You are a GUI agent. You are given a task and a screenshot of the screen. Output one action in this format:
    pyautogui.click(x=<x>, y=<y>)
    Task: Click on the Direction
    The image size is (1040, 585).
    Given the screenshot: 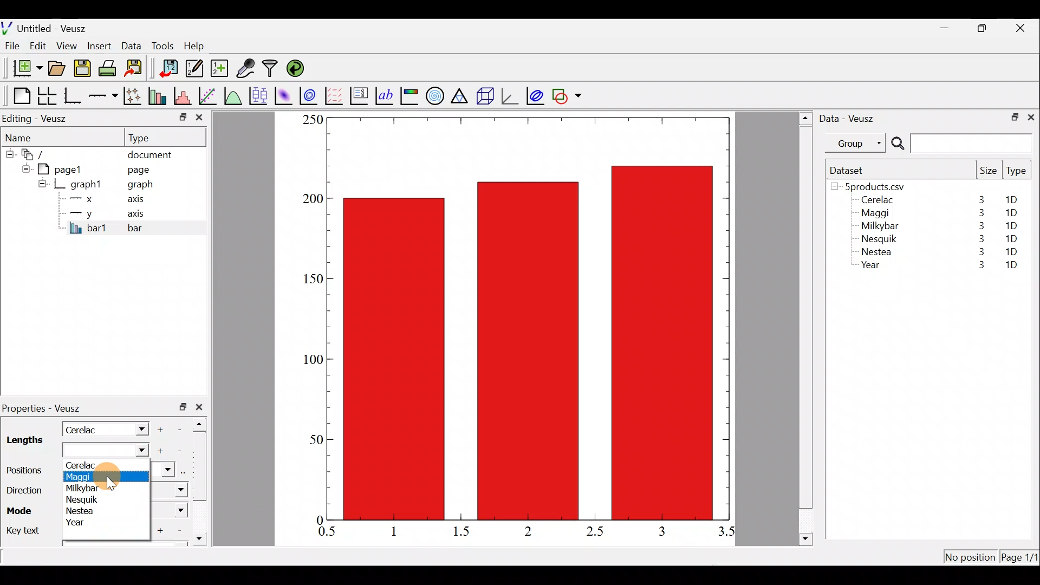 What is the action you would take?
    pyautogui.click(x=23, y=487)
    